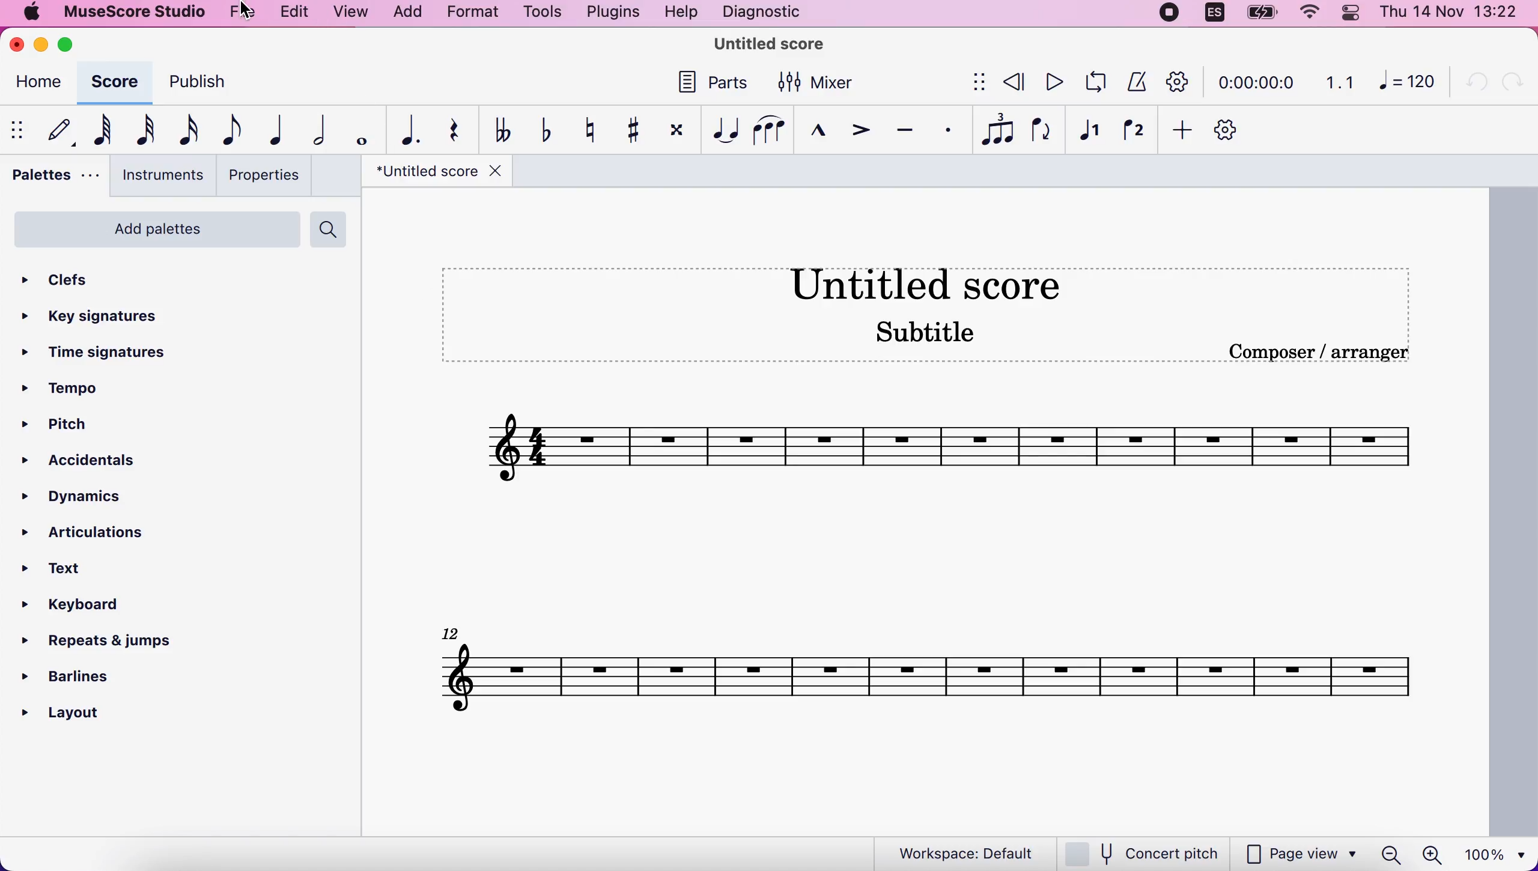 Image resolution: width=1538 pixels, height=871 pixels. What do you see at coordinates (112, 645) in the screenshot?
I see `repeats and jumps` at bounding box center [112, 645].